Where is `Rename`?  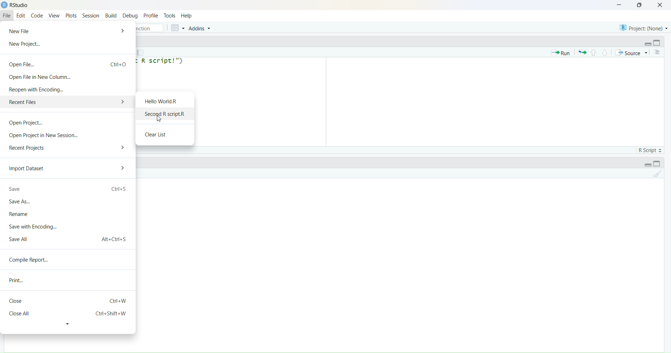
Rename is located at coordinates (22, 214).